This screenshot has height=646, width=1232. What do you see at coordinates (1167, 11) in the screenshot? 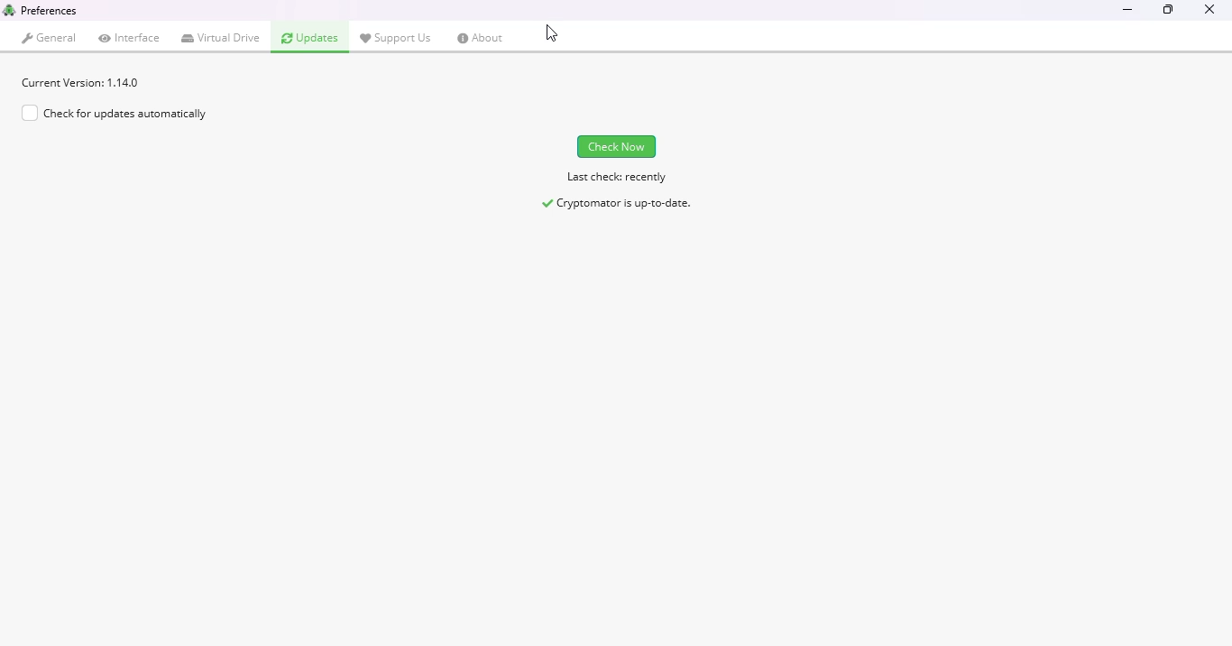
I see `maximize` at bounding box center [1167, 11].